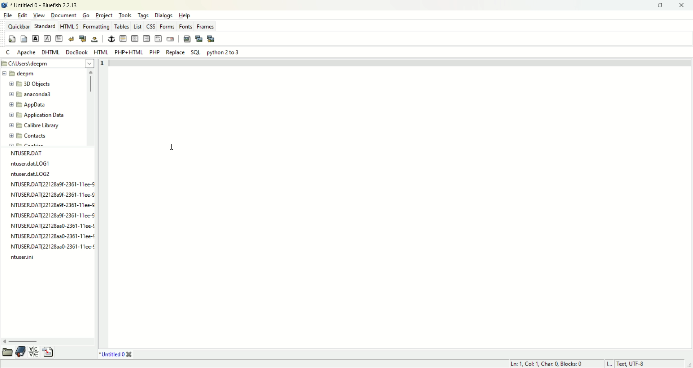  I want to click on cursor, so click(171, 149).